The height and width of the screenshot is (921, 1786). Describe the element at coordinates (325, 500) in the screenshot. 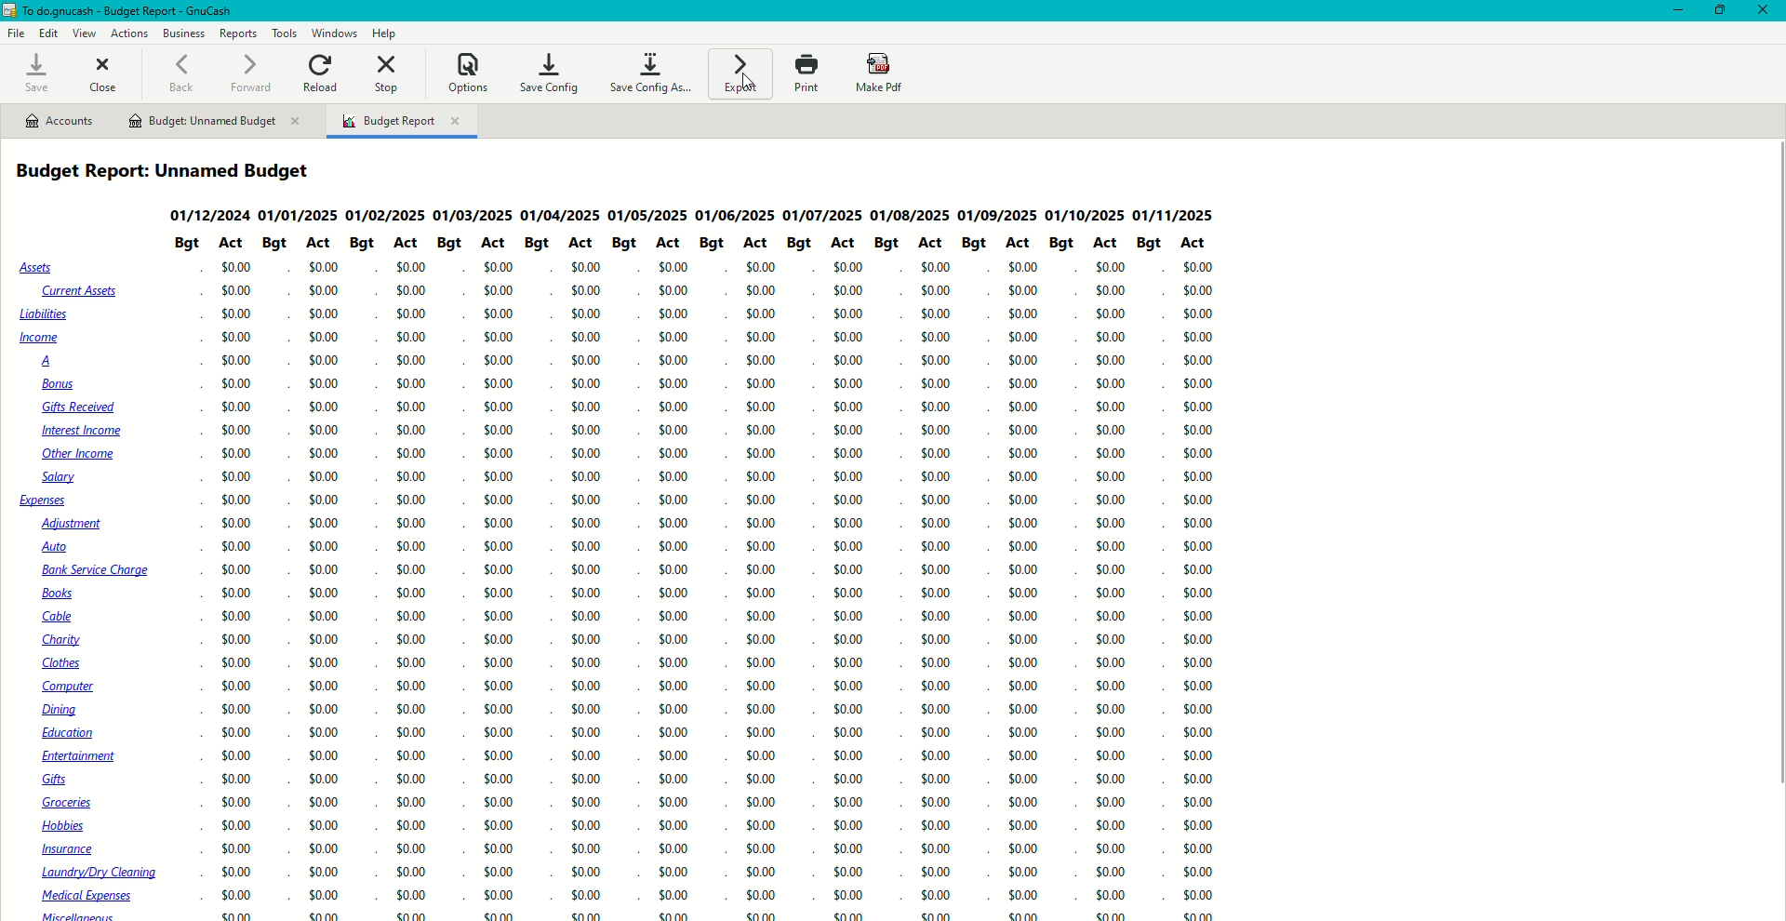

I see `0.00` at that location.